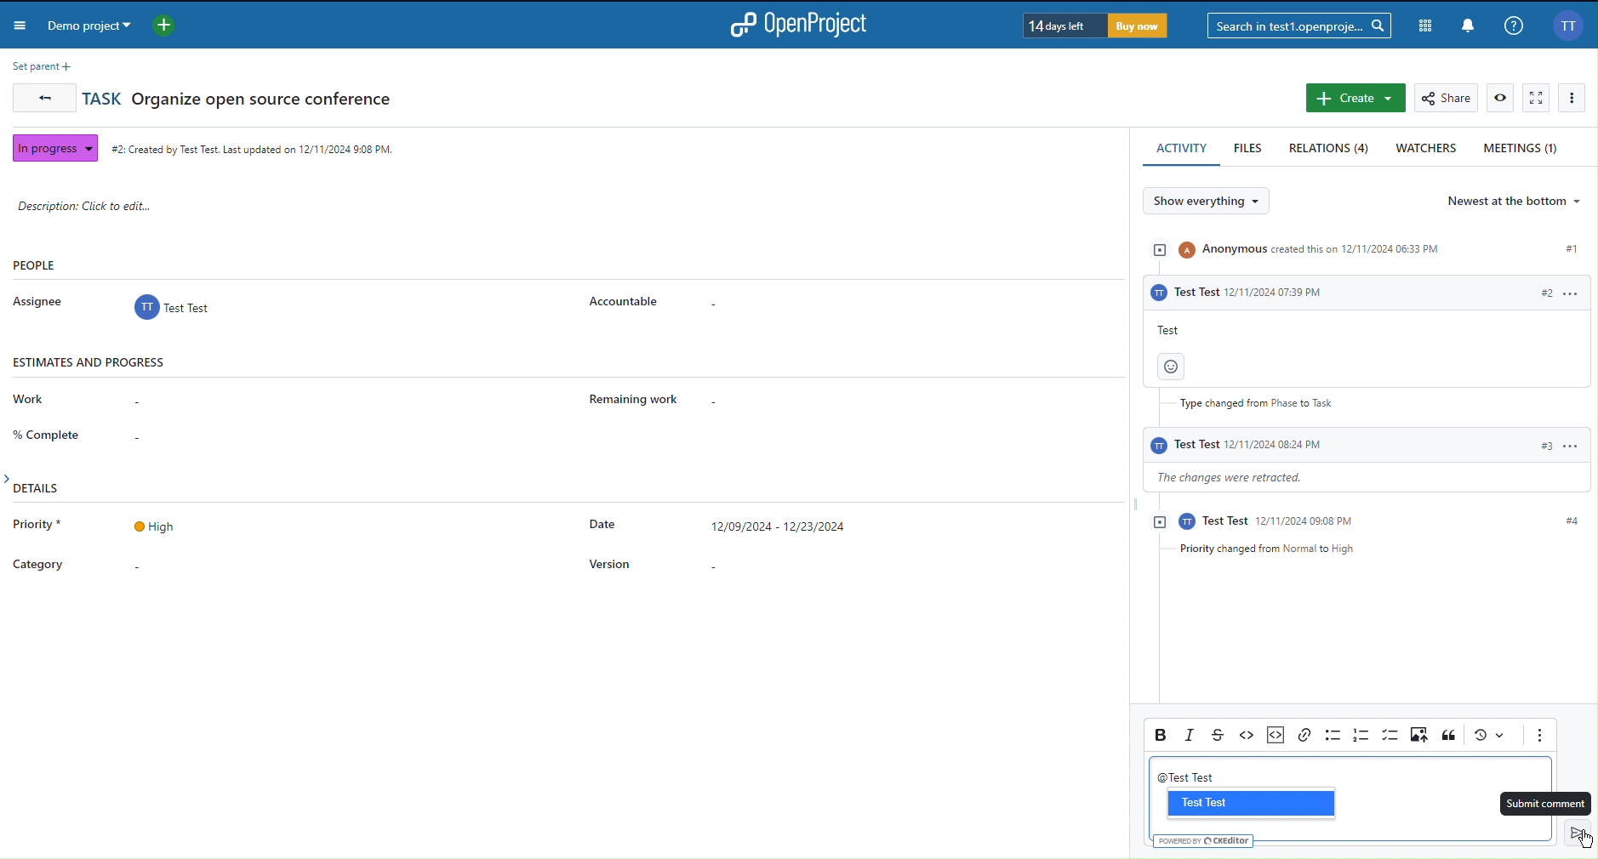 Image resolution: width=1598 pixels, height=859 pixels. Describe the element at coordinates (41, 100) in the screenshot. I see `Back` at that location.